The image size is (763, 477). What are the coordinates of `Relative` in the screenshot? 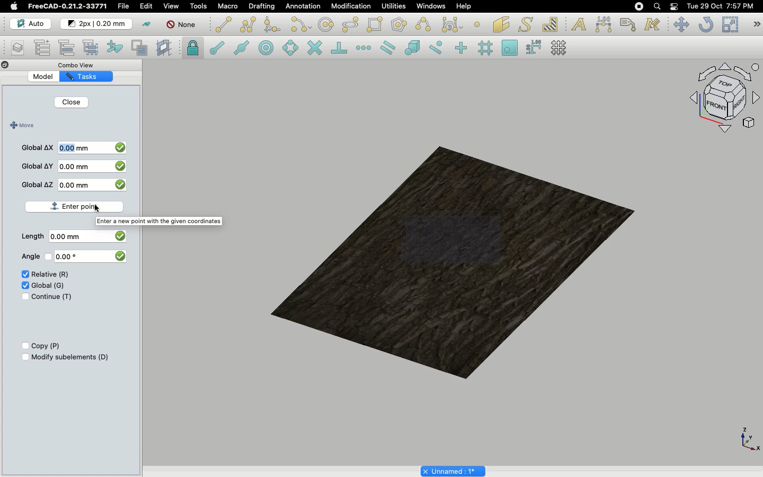 It's located at (50, 275).